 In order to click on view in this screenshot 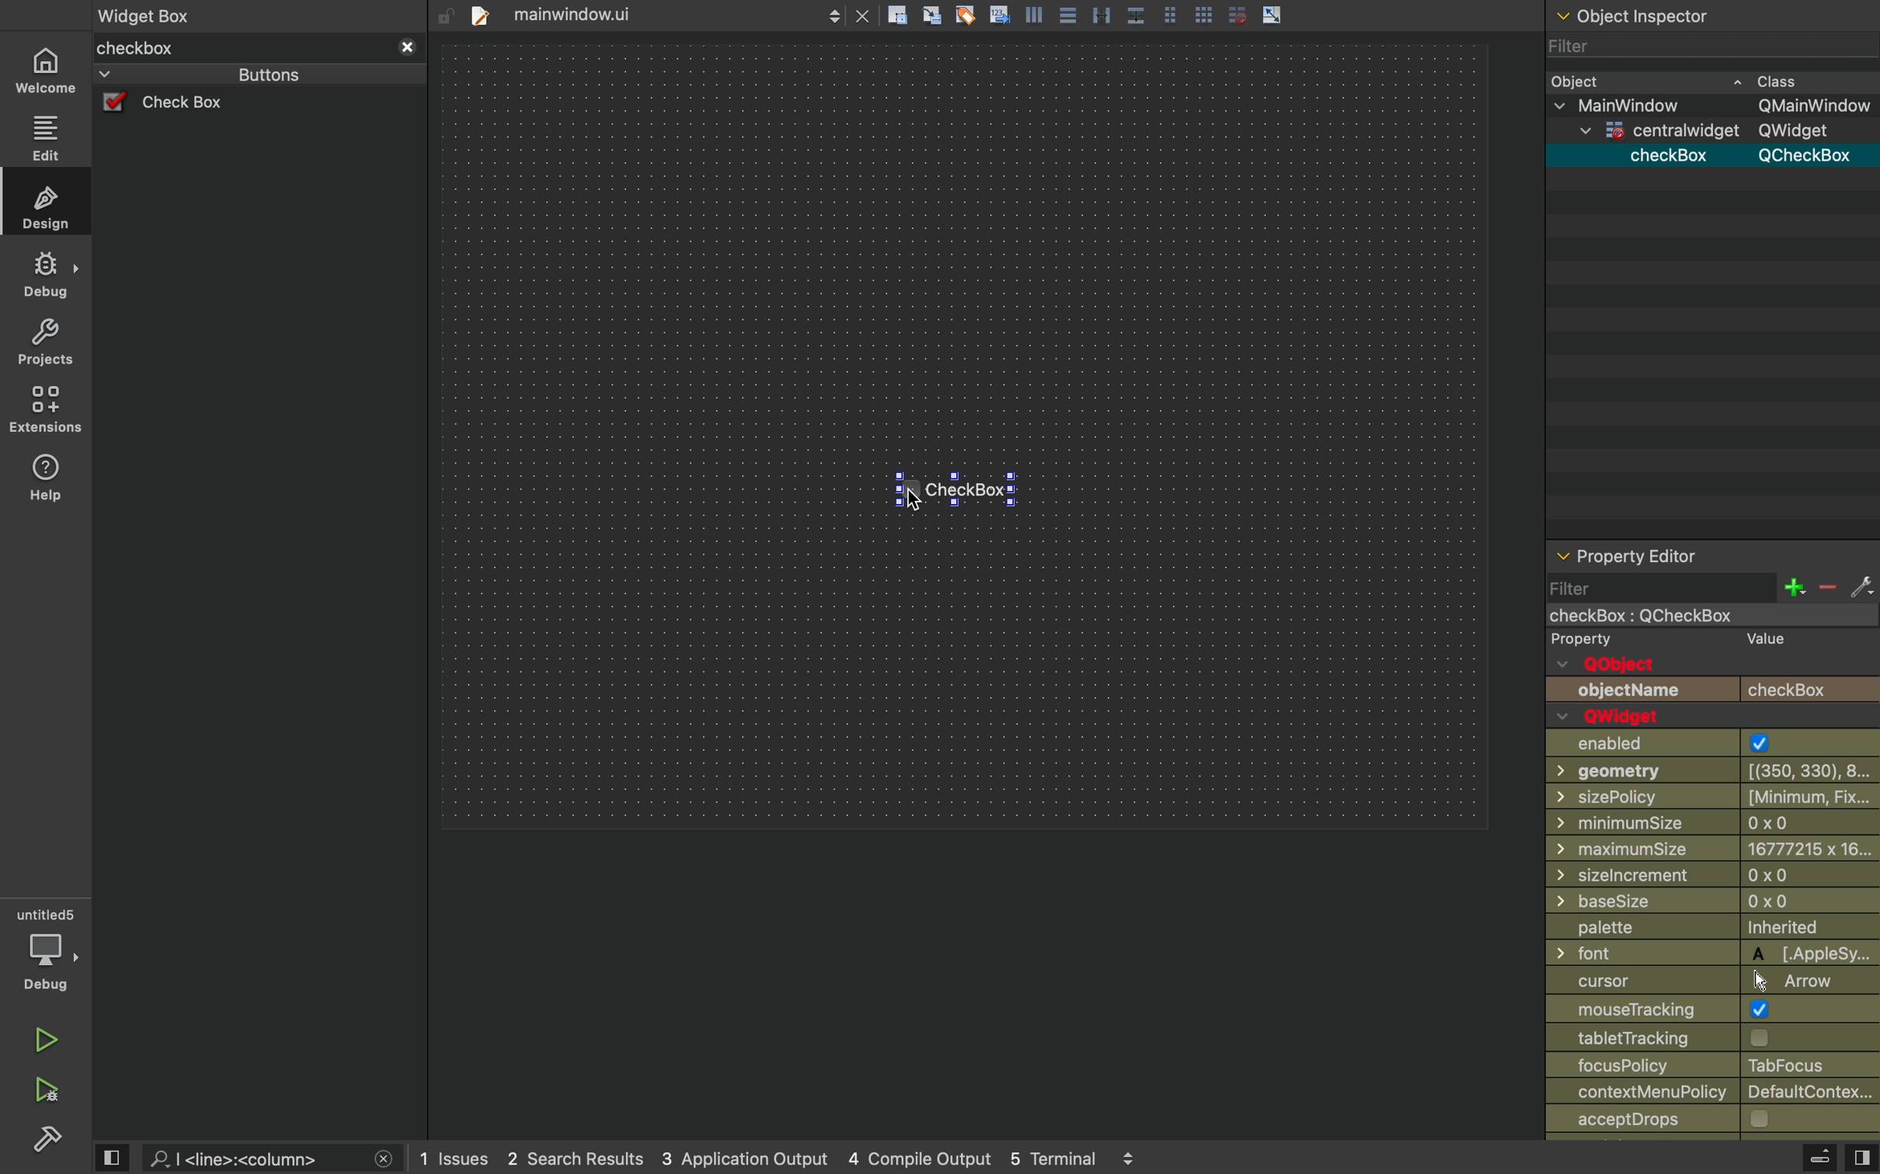, I will do `click(113, 1157)`.